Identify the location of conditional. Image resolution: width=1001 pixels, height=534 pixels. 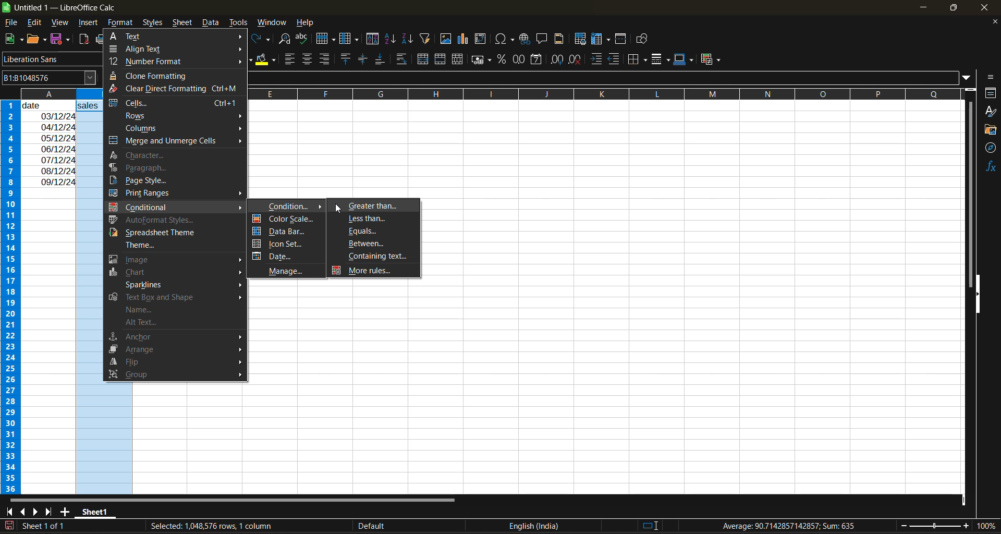
(709, 60).